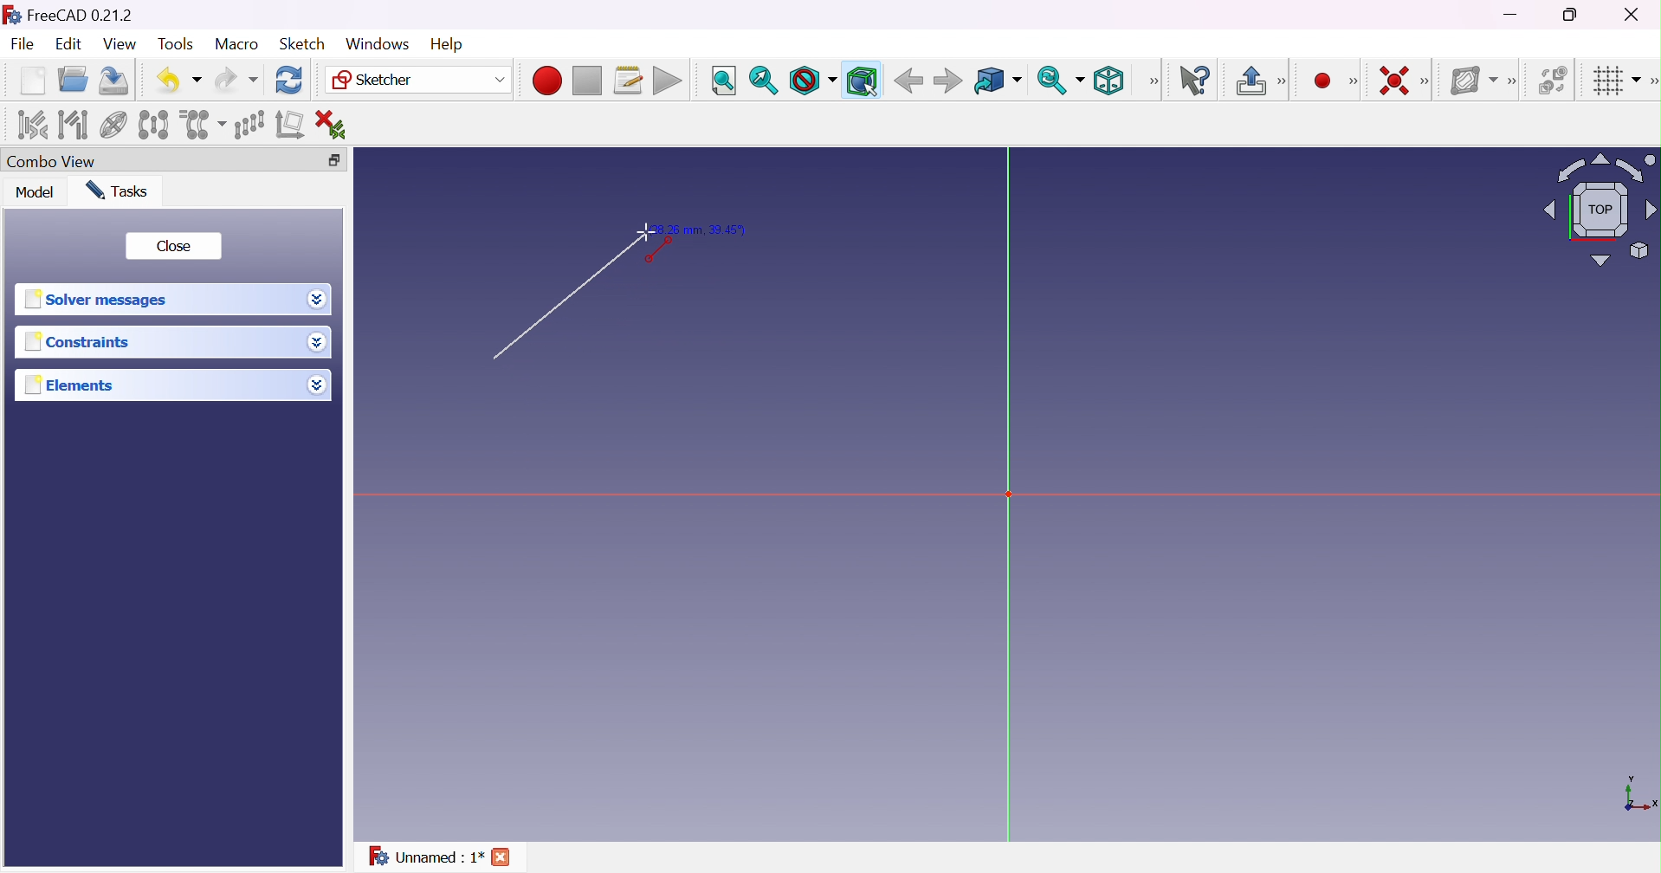 The image size is (1661, 873). Describe the element at coordinates (1602, 209) in the screenshot. I see `Viewing angle` at that location.